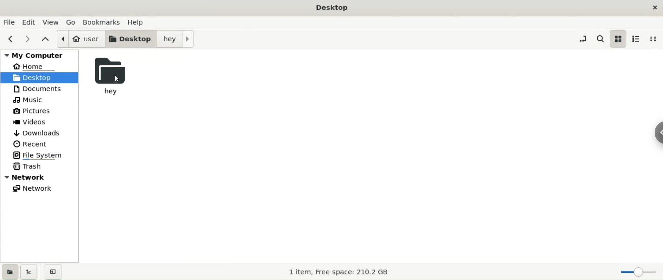  Describe the element at coordinates (10, 271) in the screenshot. I see `show places` at that location.